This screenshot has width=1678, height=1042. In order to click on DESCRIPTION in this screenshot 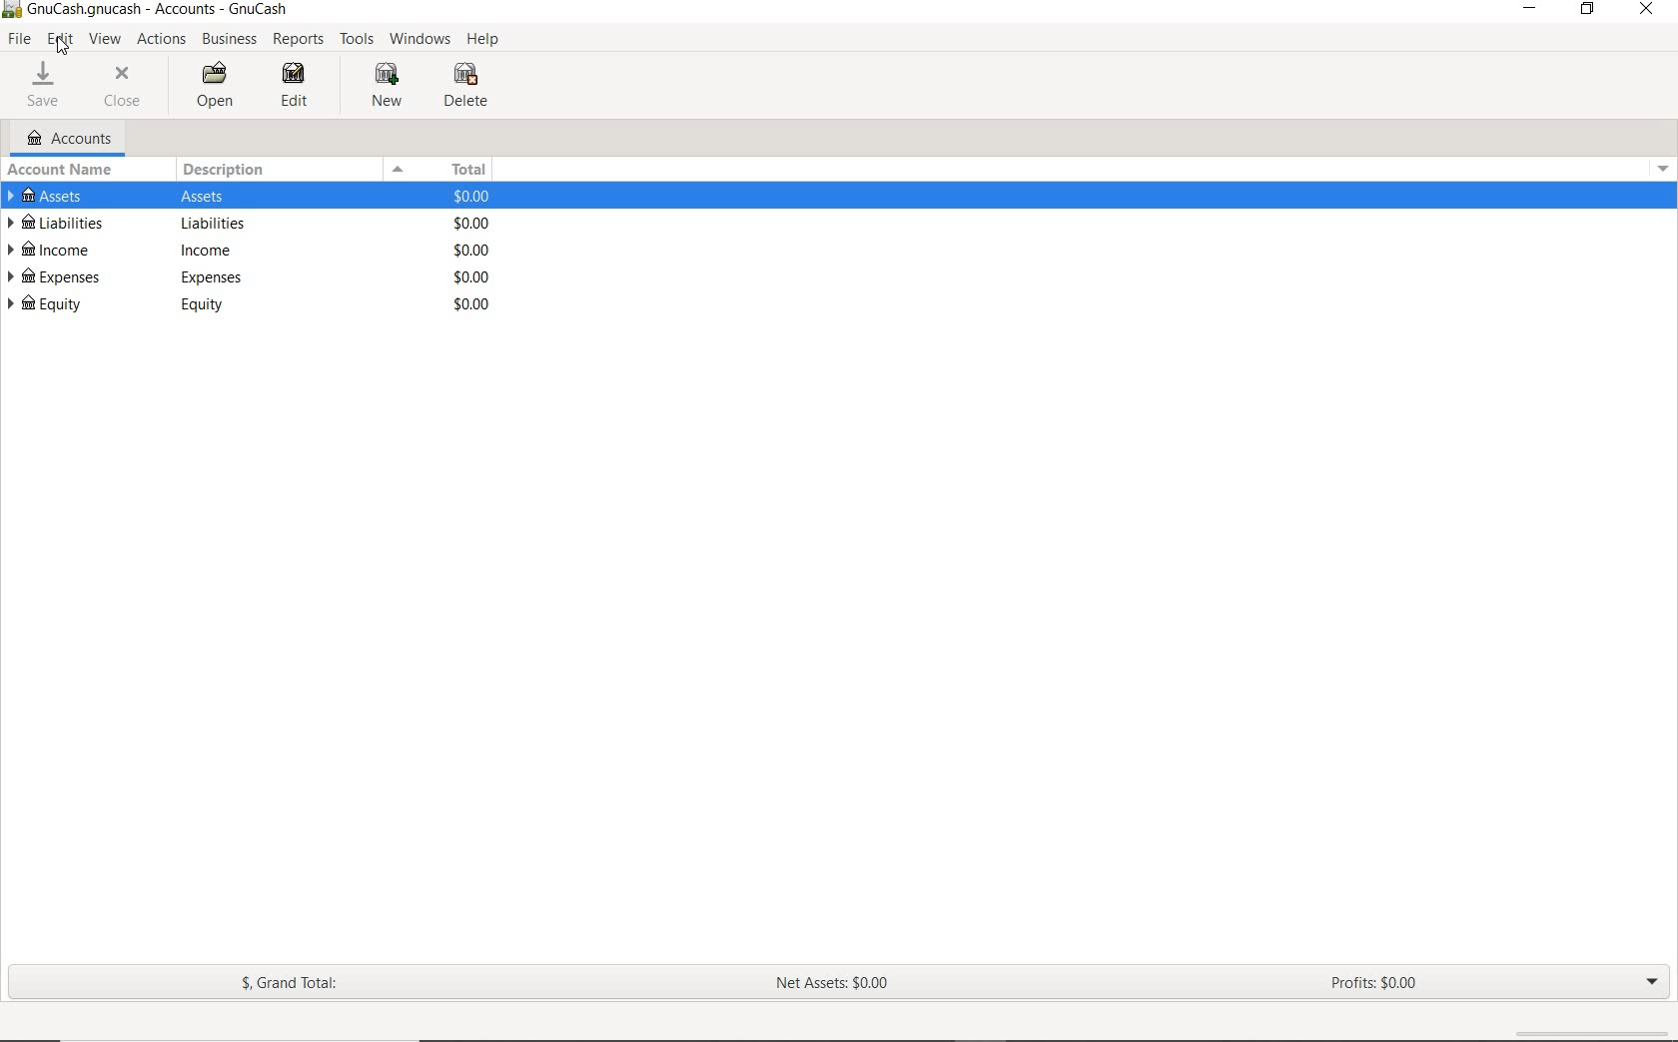, I will do `click(227, 170)`.